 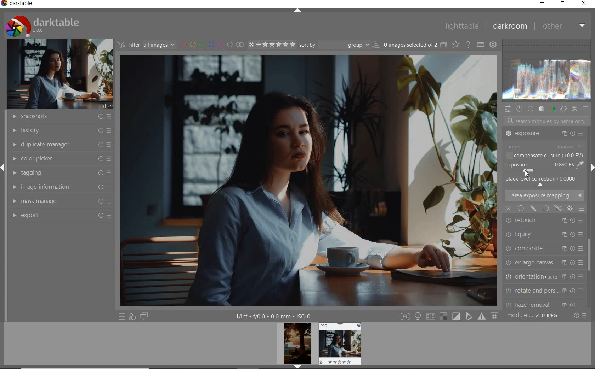 I want to click on PRESET, so click(x=586, y=109).